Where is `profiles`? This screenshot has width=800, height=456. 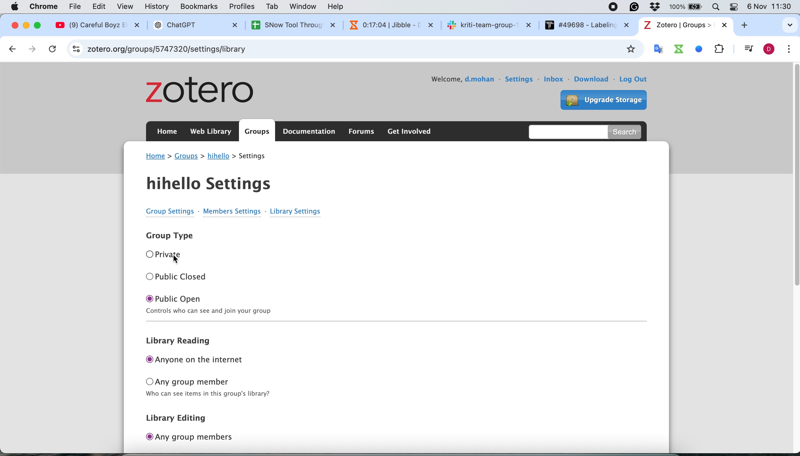 profiles is located at coordinates (243, 6).